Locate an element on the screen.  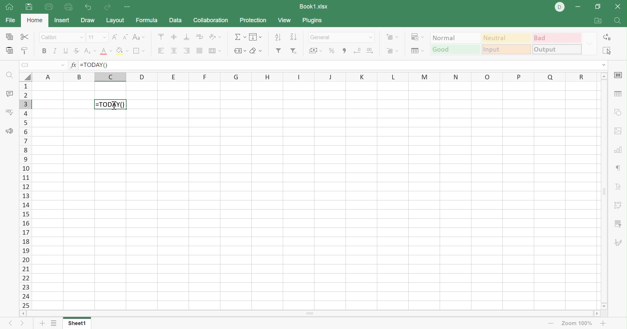
Draw is located at coordinates (87, 21).